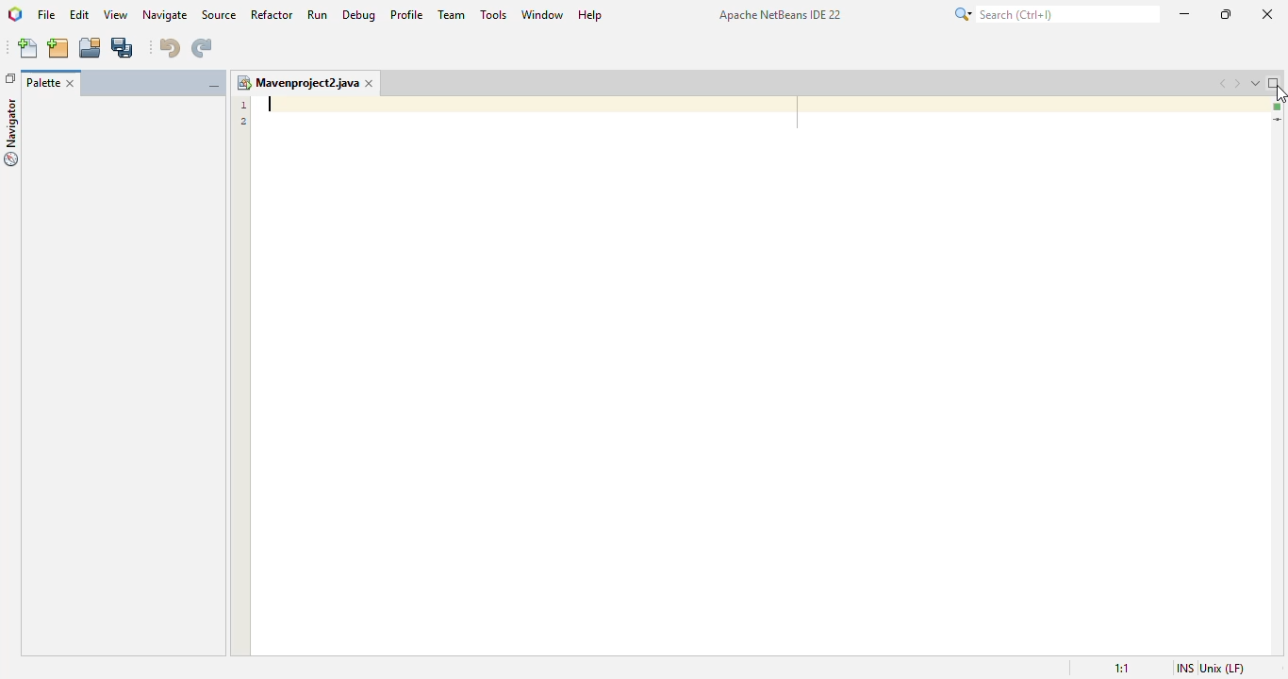 The width and height of the screenshot is (1288, 679). Describe the element at coordinates (46, 14) in the screenshot. I see `file` at that location.